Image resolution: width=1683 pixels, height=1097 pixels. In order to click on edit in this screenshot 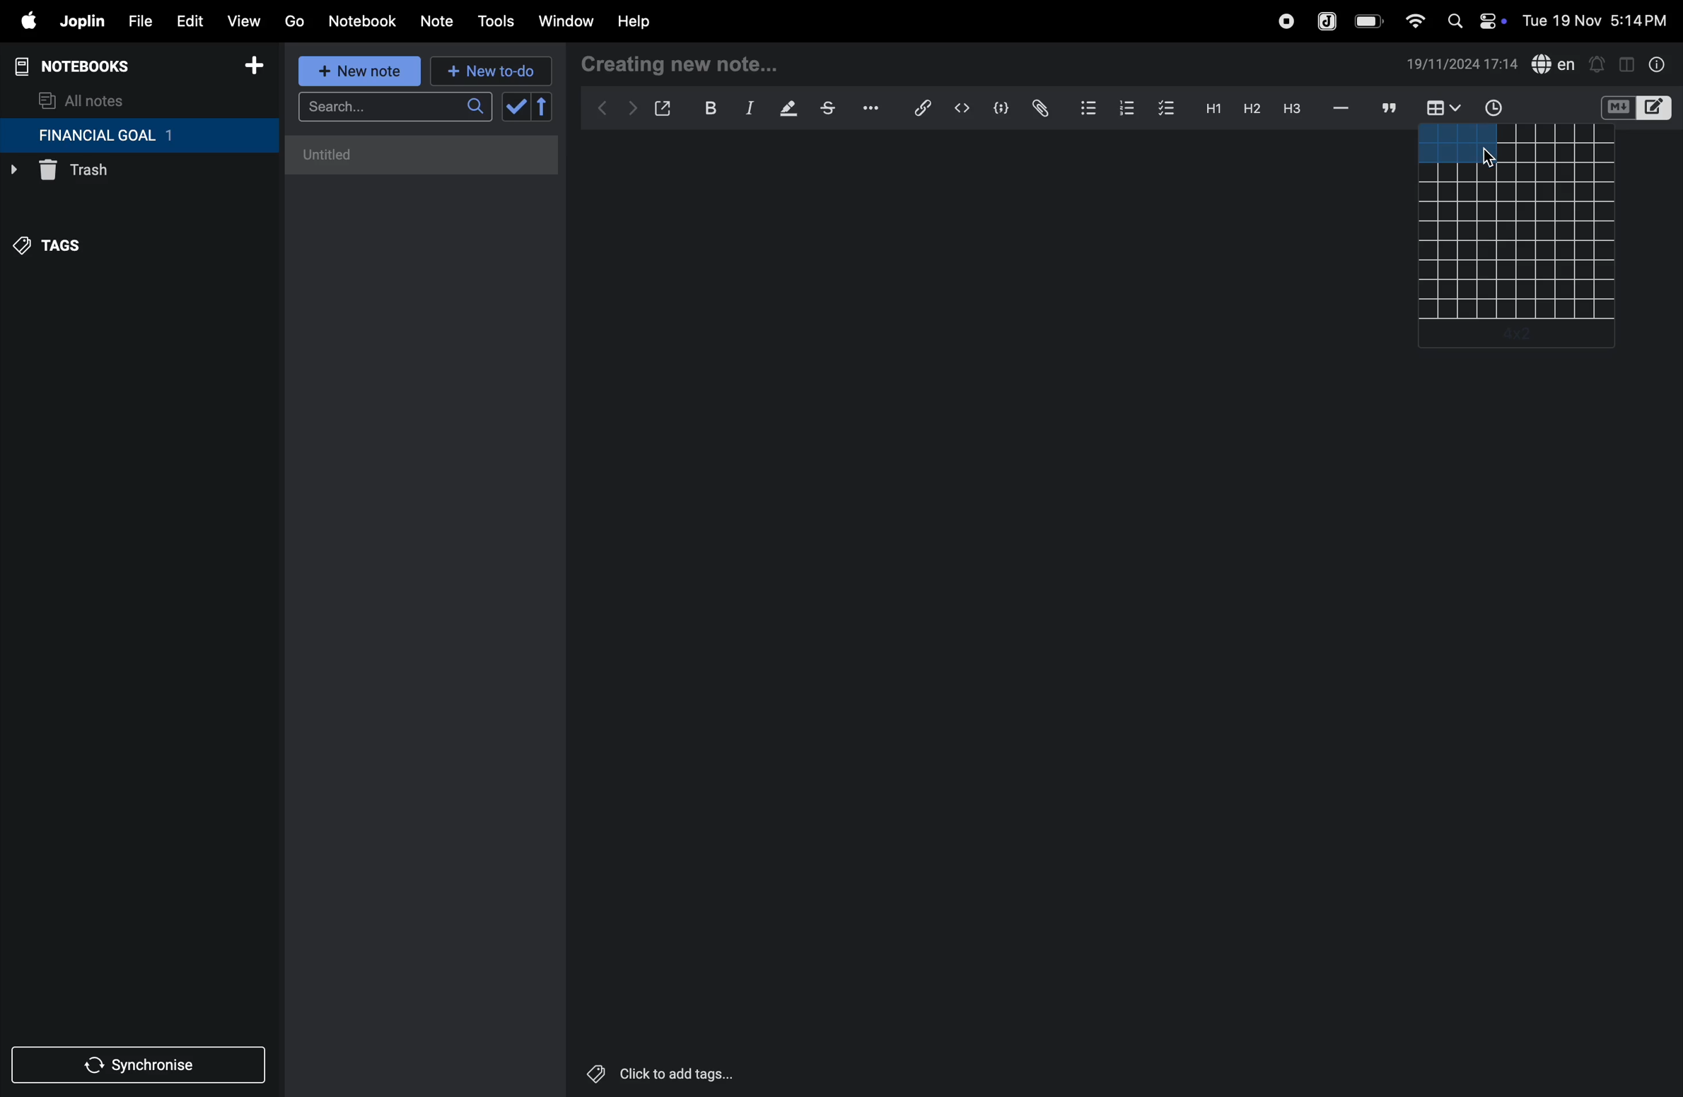, I will do `click(183, 18)`.